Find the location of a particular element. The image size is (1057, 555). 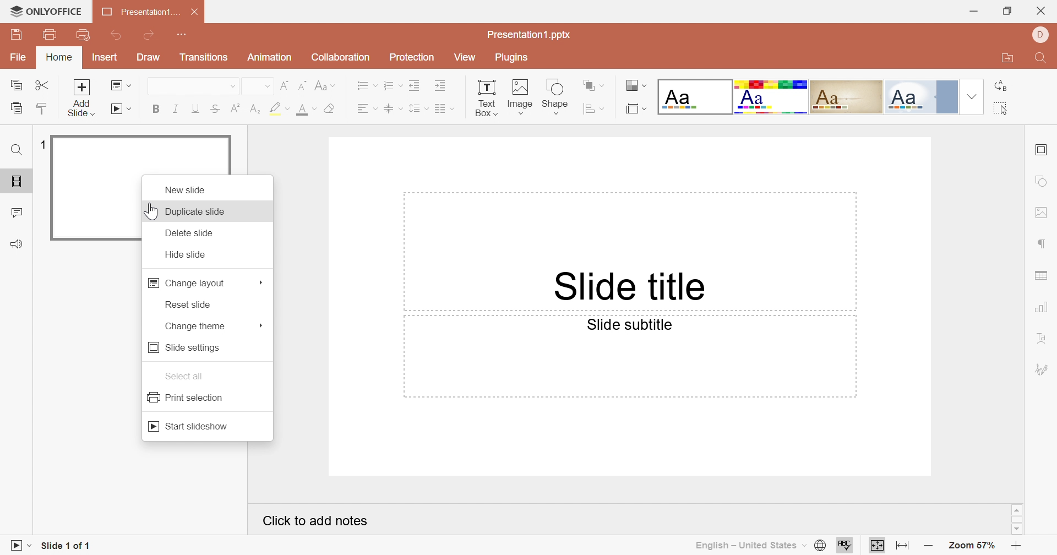

Set document language is located at coordinates (821, 546).